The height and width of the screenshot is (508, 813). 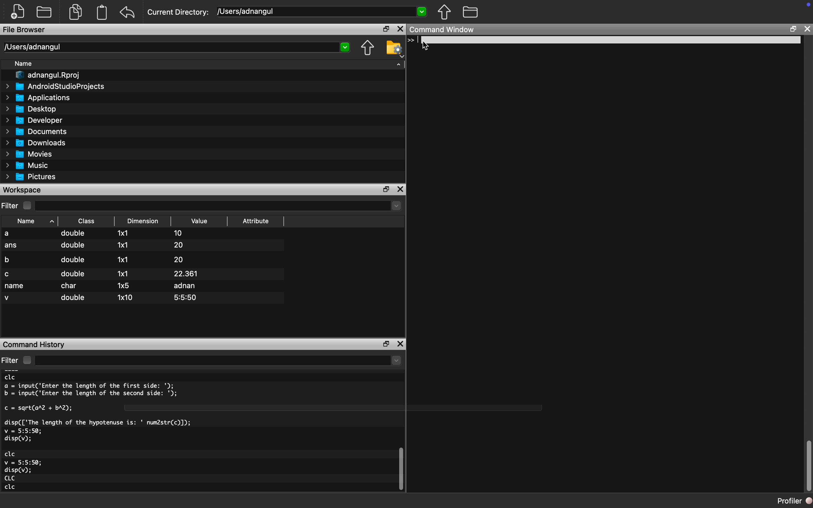 What do you see at coordinates (393, 49) in the screenshot?
I see `Browse your files` at bounding box center [393, 49].